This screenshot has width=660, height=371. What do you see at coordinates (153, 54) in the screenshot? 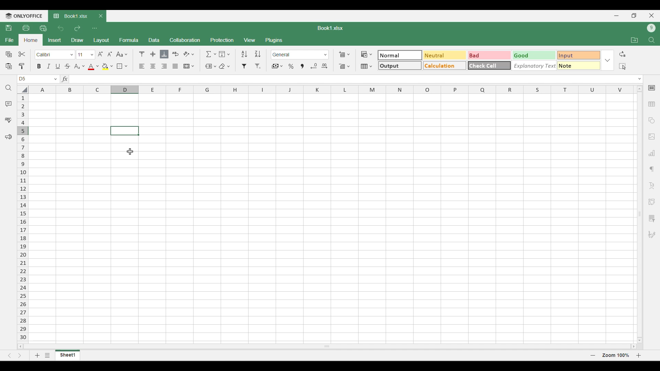
I see `Position alignment options` at bounding box center [153, 54].